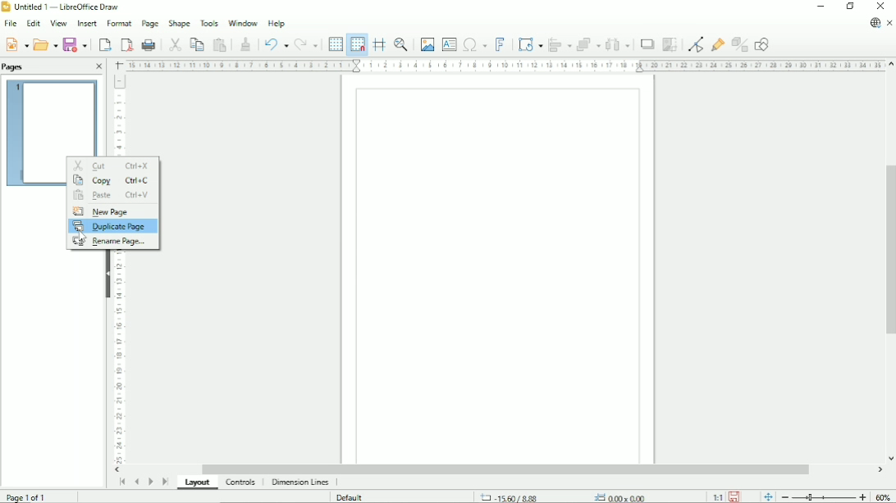  What do you see at coordinates (618, 45) in the screenshot?
I see `Distribute` at bounding box center [618, 45].